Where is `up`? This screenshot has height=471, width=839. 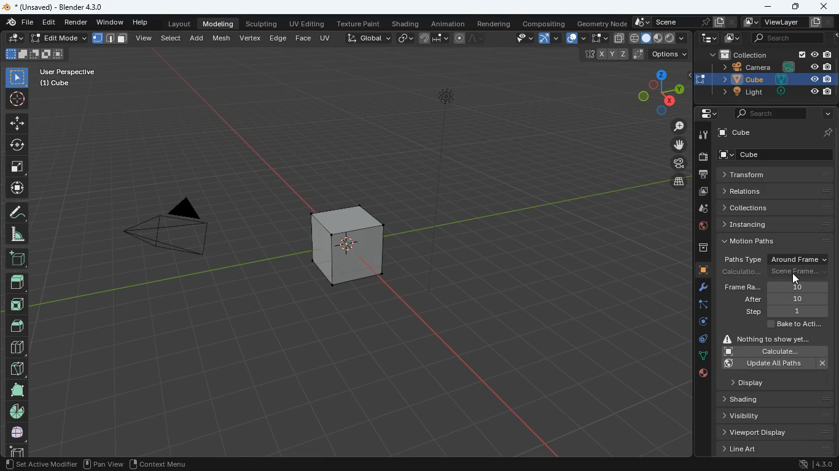
up is located at coordinates (17, 278).